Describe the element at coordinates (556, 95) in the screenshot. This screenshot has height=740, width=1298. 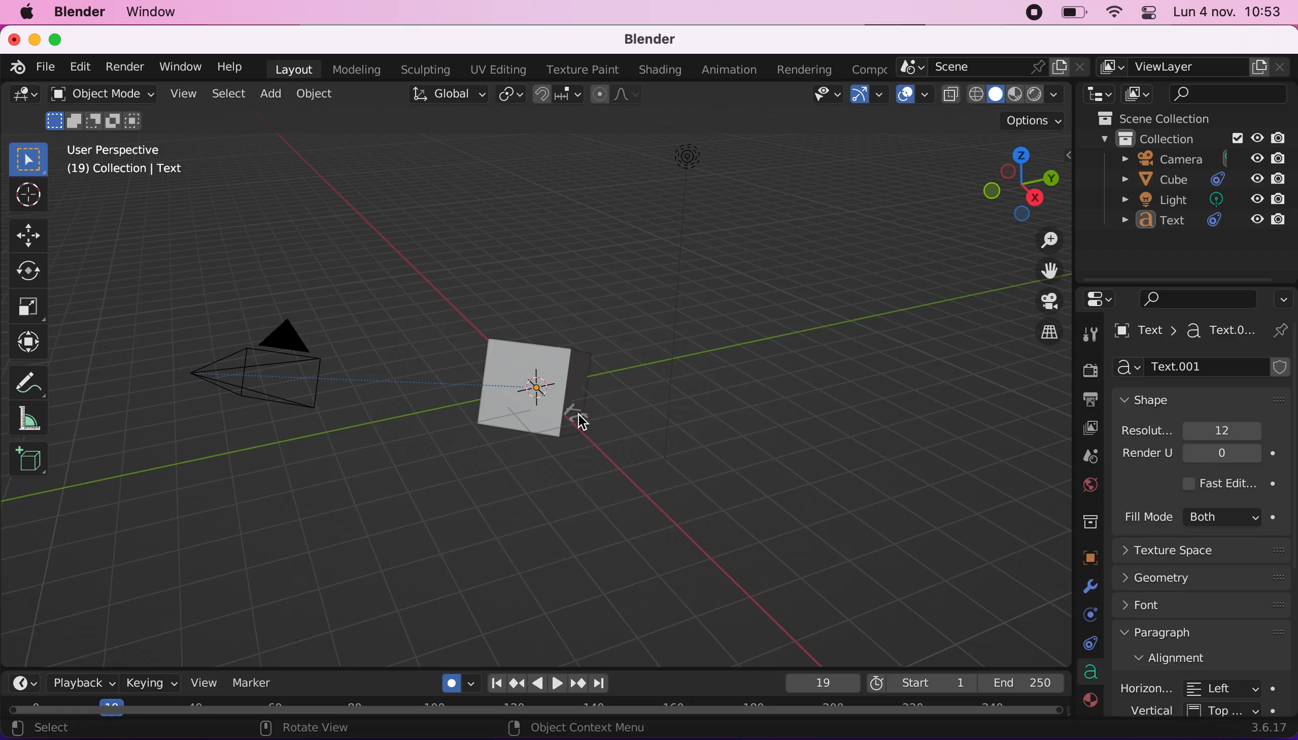
I see `snap` at that location.